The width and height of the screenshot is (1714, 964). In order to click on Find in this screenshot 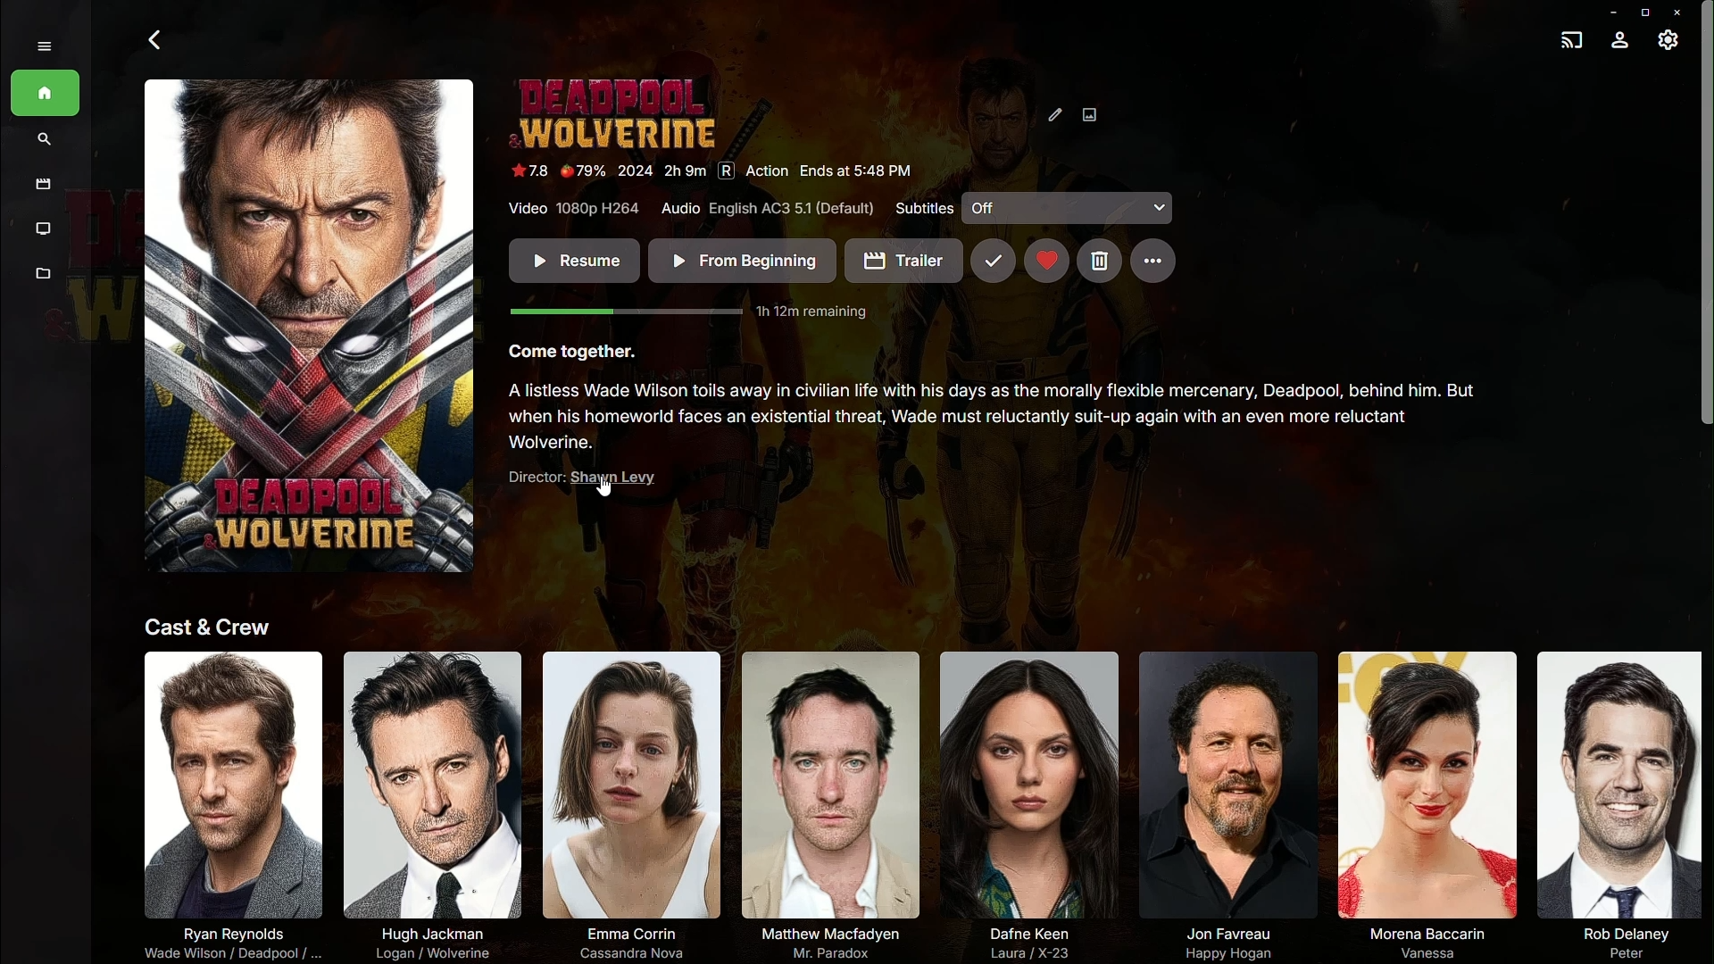, I will do `click(43, 141)`.